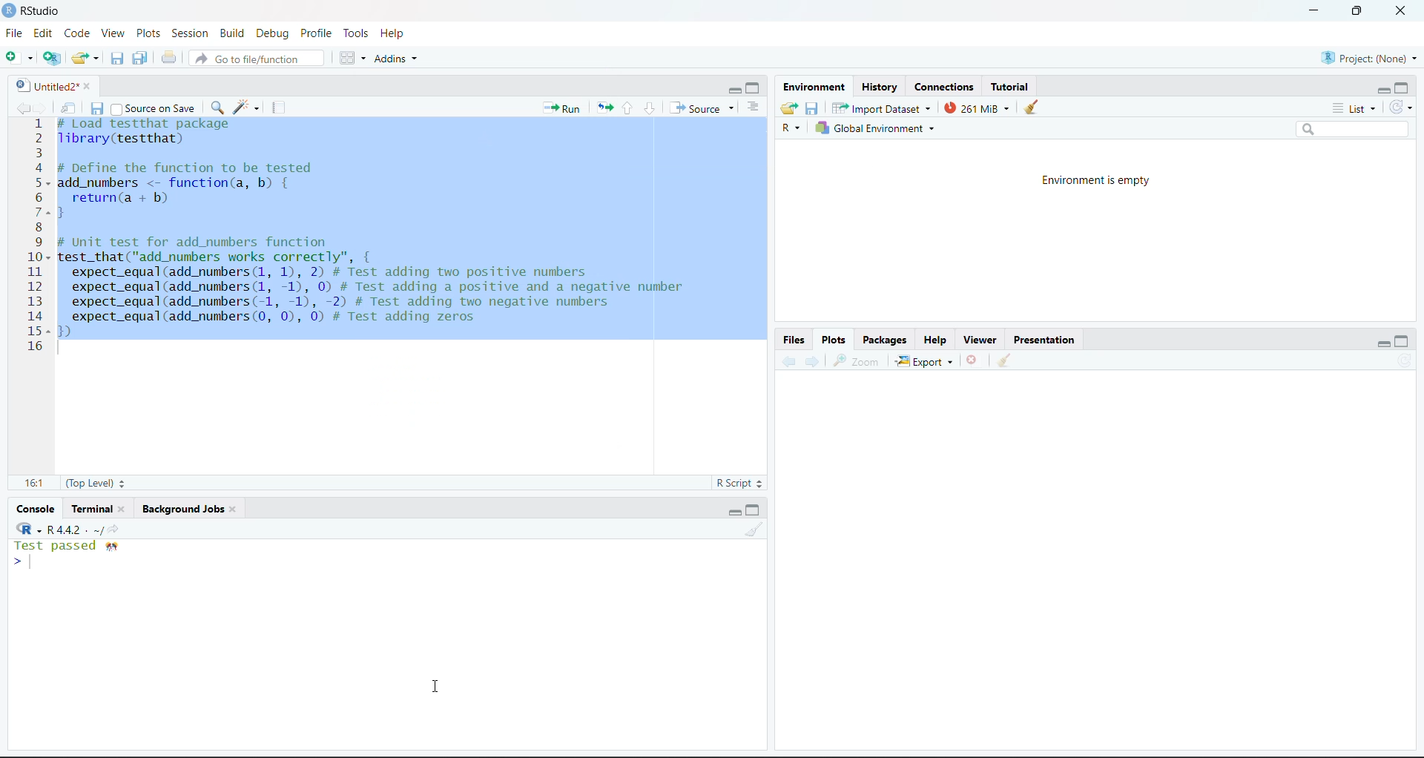 The width and height of the screenshot is (1424, 758). I want to click on Go to previous section, so click(626, 108).